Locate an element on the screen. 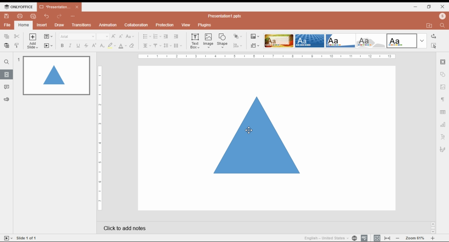  slide setting is located at coordinates (442, 62).